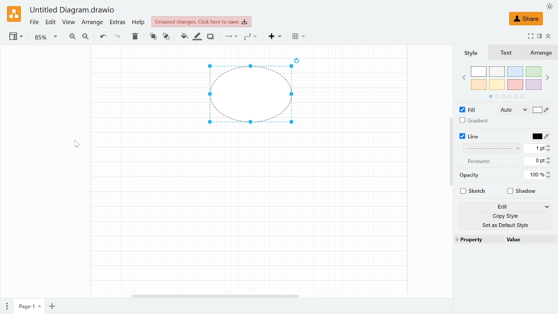 The image size is (558, 314). Describe the element at coordinates (473, 192) in the screenshot. I see `Sketch` at that location.